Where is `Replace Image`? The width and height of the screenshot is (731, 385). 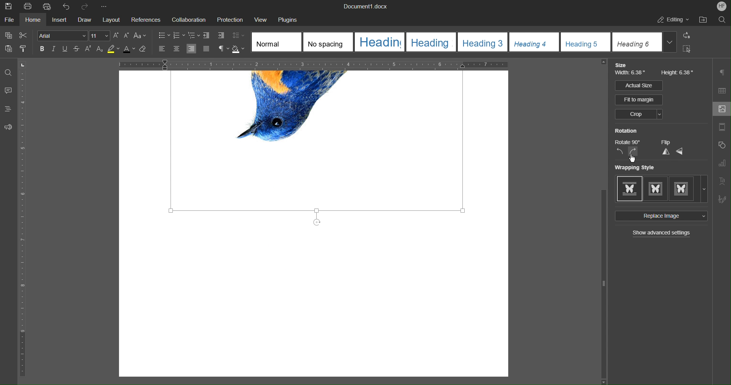
Replace Image is located at coordinates (619, 217).